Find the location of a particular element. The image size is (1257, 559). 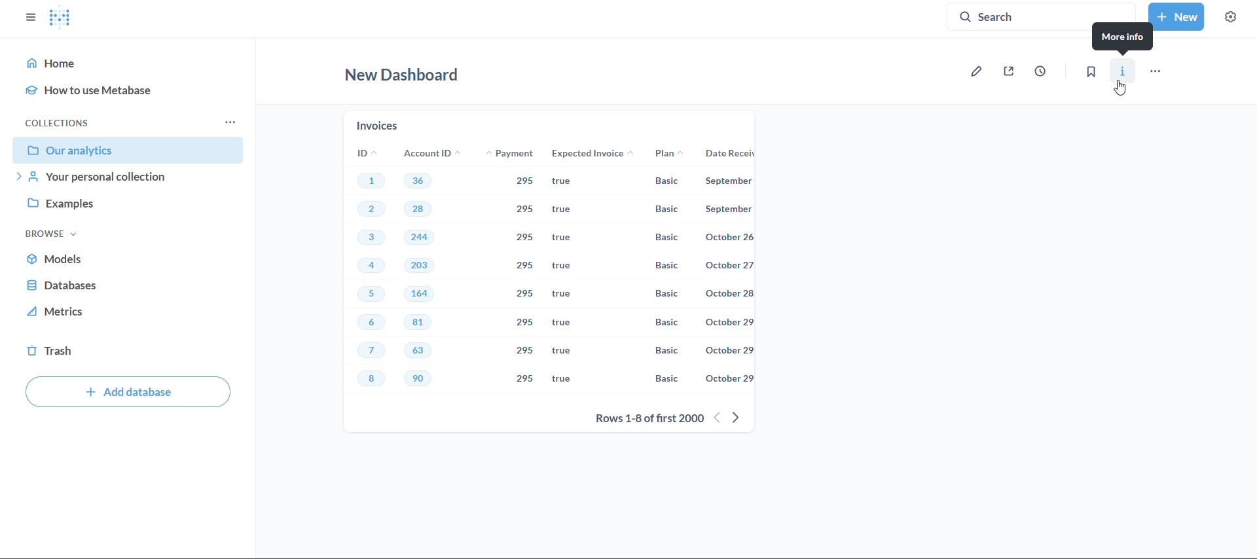

295 is located at coordinates (528, 350).